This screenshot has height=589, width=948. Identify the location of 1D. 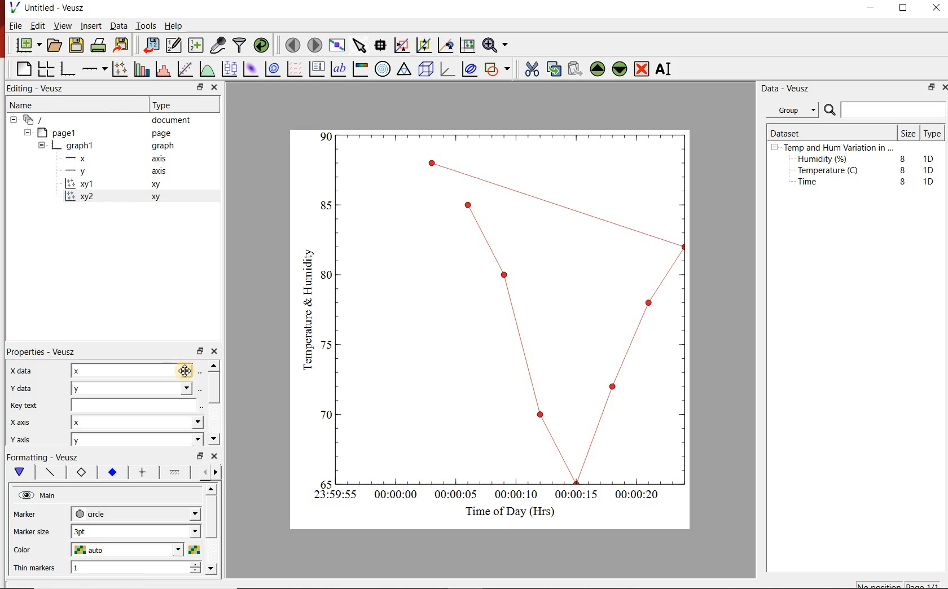
(932, 170).